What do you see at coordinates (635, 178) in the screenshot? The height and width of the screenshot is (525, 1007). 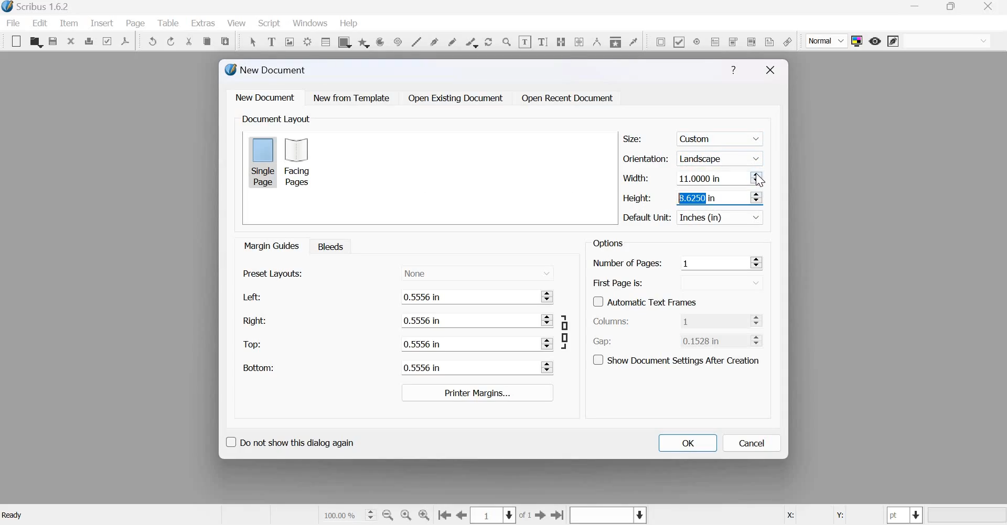 I see `Width: ` at bounding box center [635, 178].